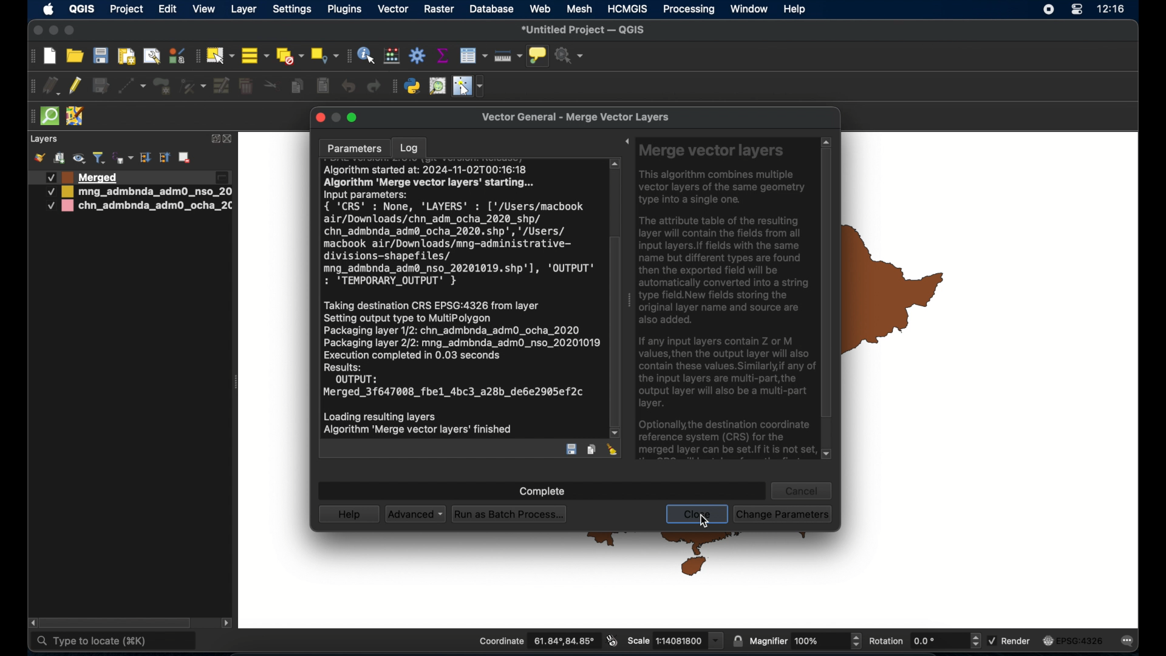 Image resolution: width=1166 pixels, height=656 pixels. I want to click on vector, so click(394, 9).